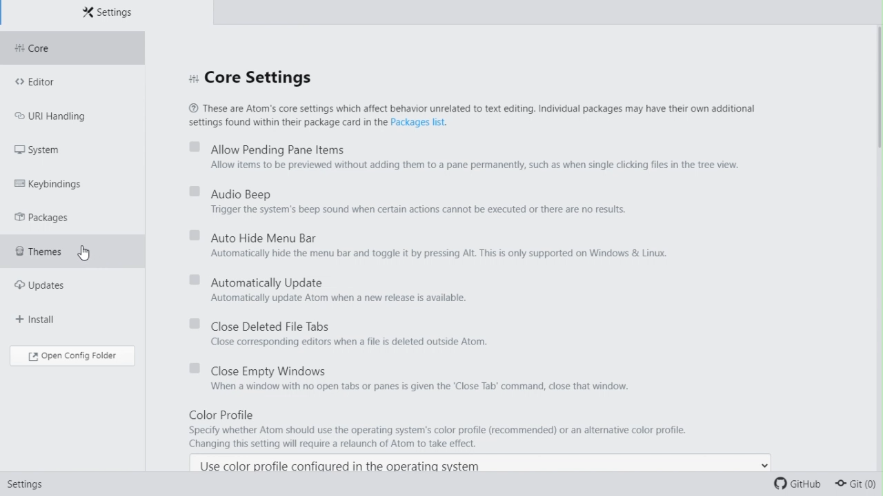  I want to click on Audio Beep, so click(406, 201).